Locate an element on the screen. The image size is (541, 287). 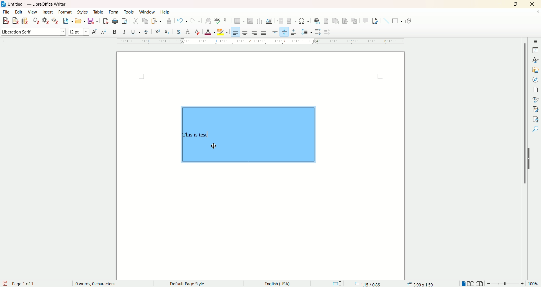
insert table is located at coordinates (240, 21).